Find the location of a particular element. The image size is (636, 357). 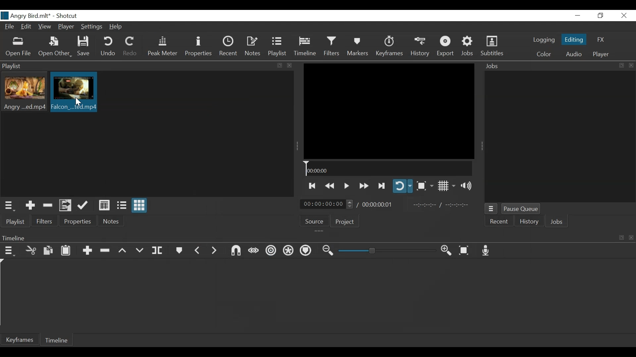

View as icons is located at coordinates (140, 205).